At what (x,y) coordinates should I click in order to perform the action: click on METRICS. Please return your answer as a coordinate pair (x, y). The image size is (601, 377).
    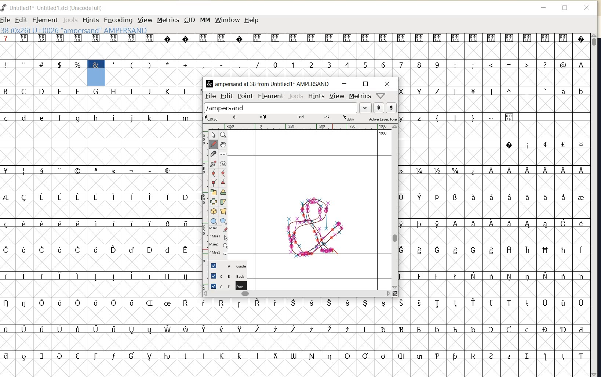
    Looking at the image, I should click on (167, 21).